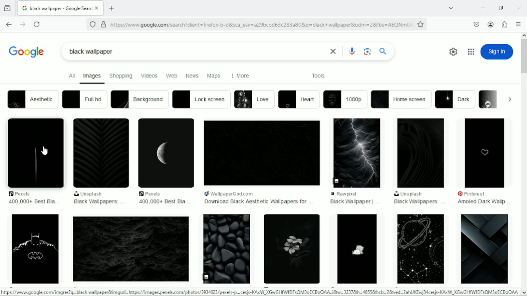 The image size is (527, 296). Describe the element at coordinates (524, 293) in the screenshot. I see `scroll down` at that location.